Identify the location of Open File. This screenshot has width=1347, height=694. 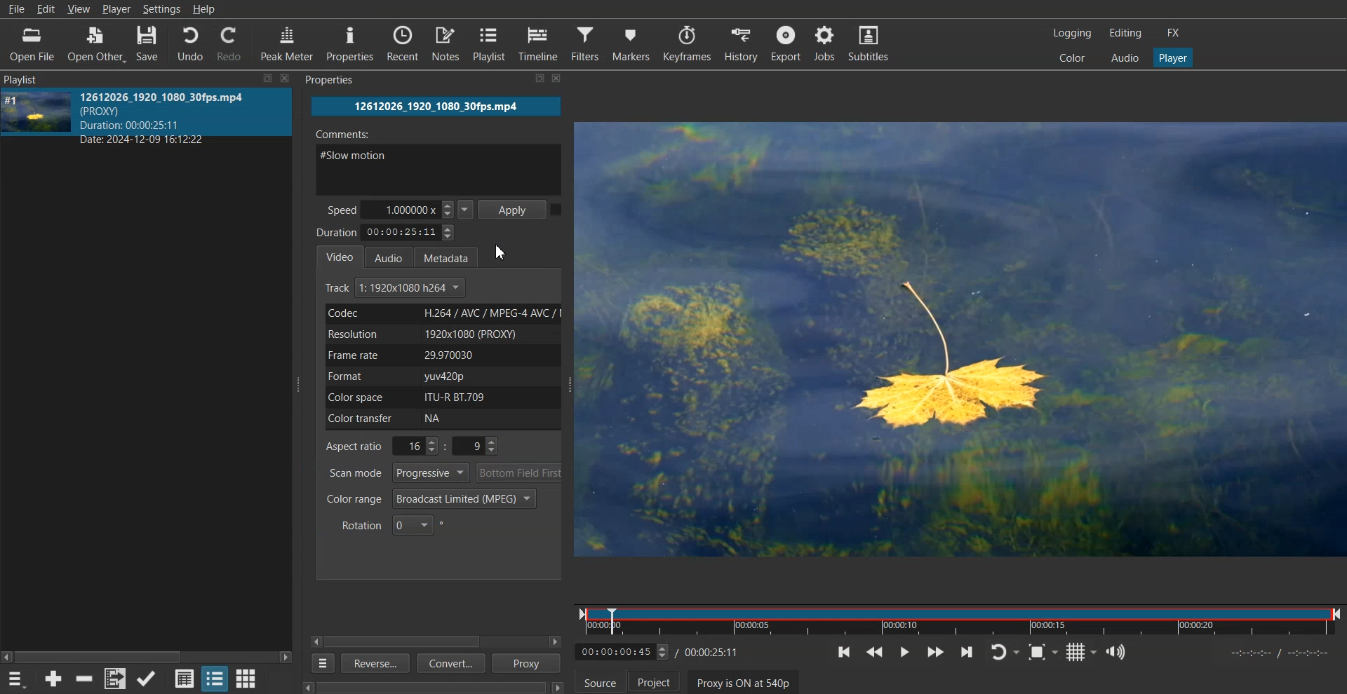
(32, 43).